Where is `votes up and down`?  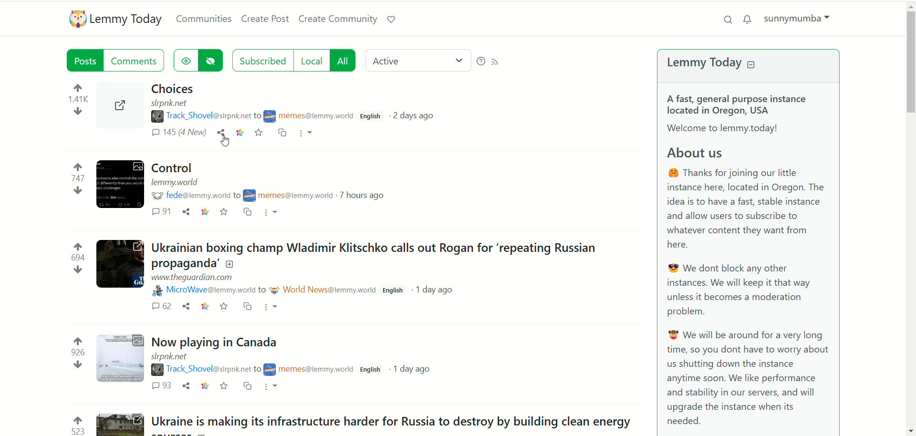
votes up and down is located at coordinates (76, 353).